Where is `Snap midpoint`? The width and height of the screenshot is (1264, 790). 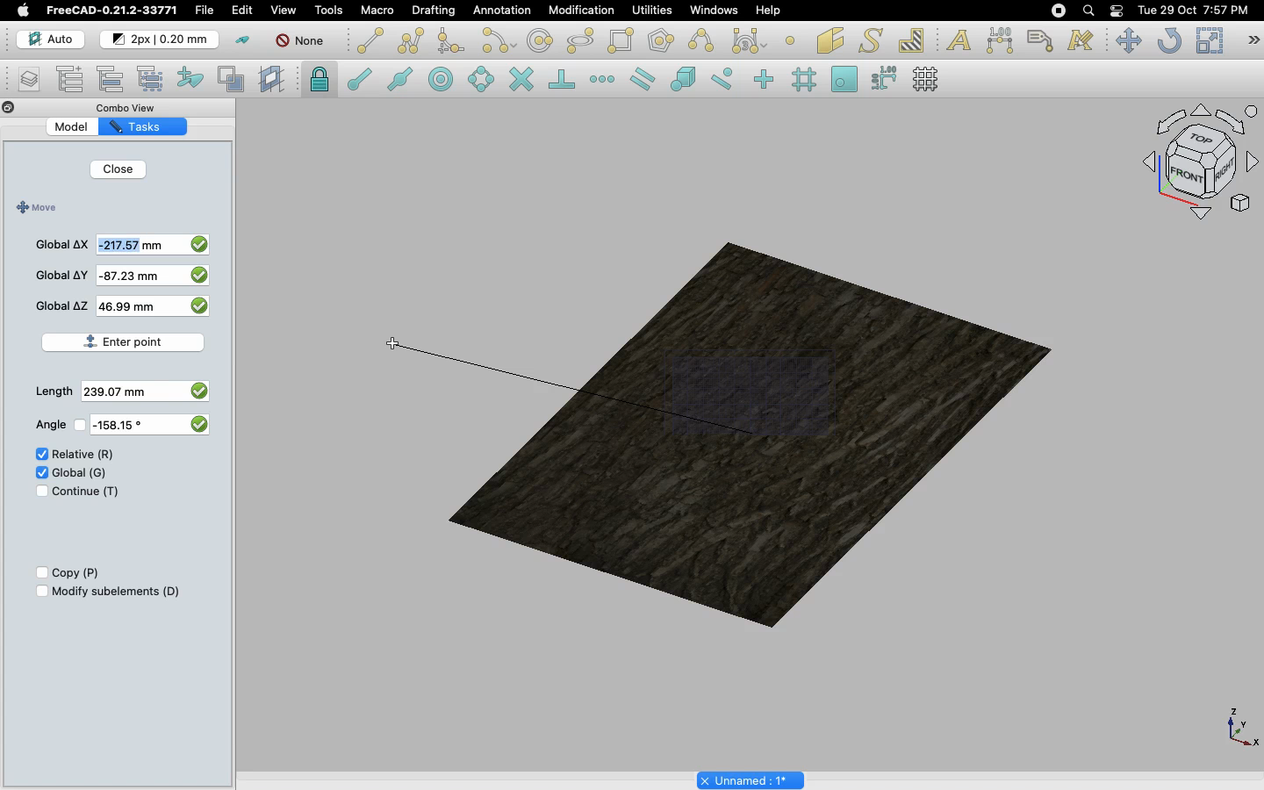 Snap midpoint is located at coordinates (401, 82).